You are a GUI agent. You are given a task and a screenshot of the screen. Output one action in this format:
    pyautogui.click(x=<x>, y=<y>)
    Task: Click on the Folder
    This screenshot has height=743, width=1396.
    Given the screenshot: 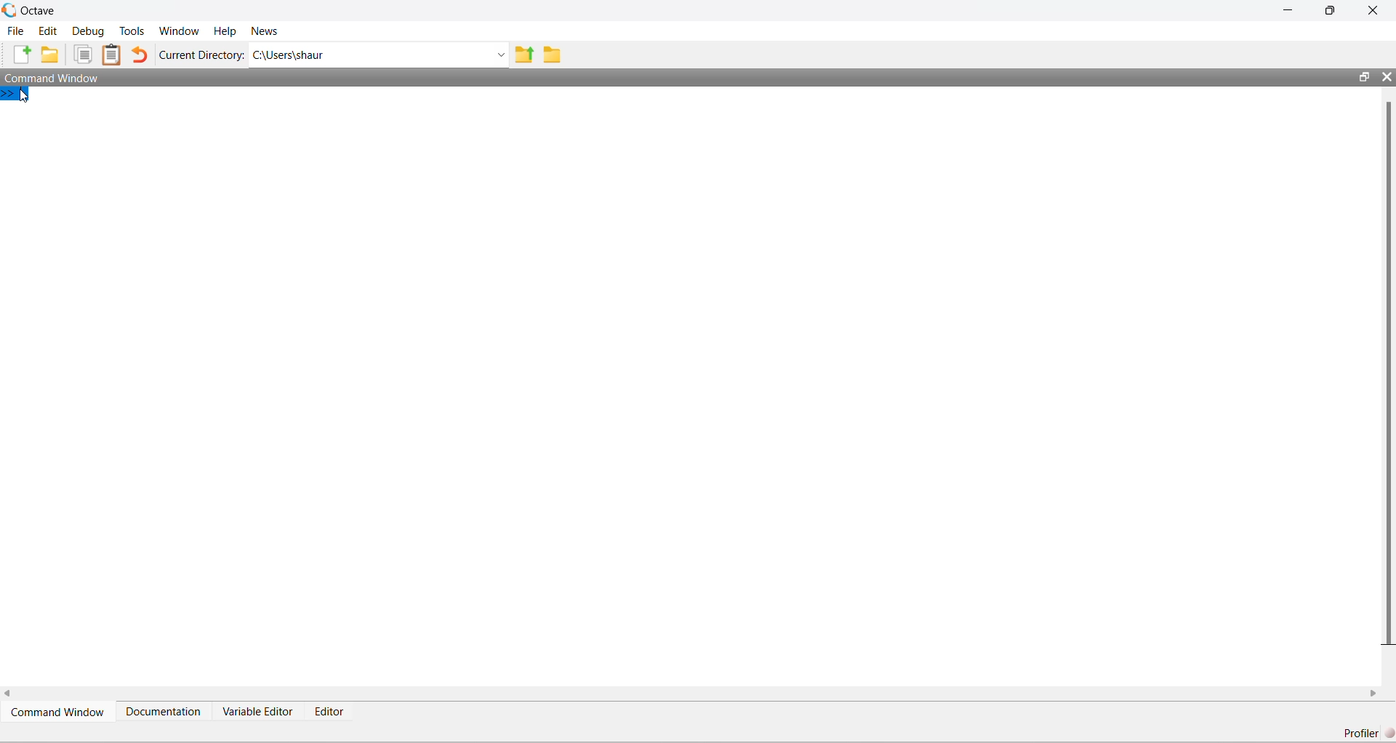 What is the action you would take?
    pyautogui.click(x=553, y=55)
    